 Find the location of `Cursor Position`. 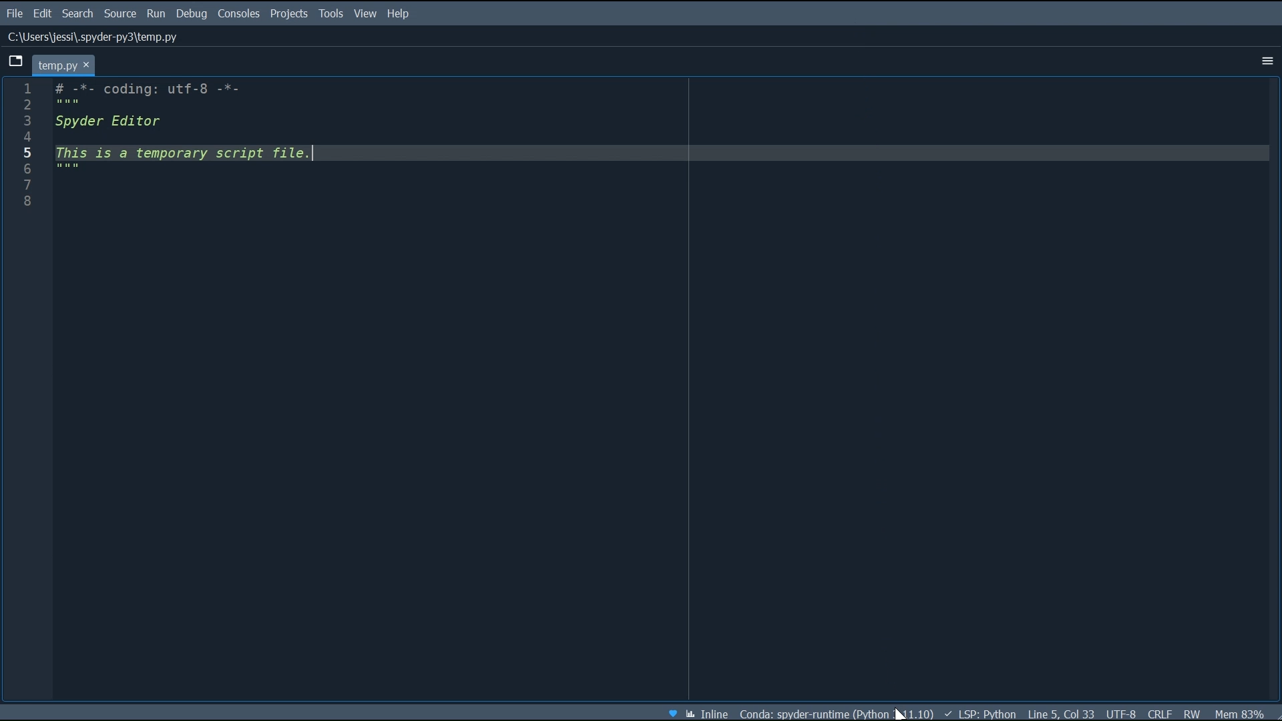

Cursor Position is located at coordinates (1059, 712).